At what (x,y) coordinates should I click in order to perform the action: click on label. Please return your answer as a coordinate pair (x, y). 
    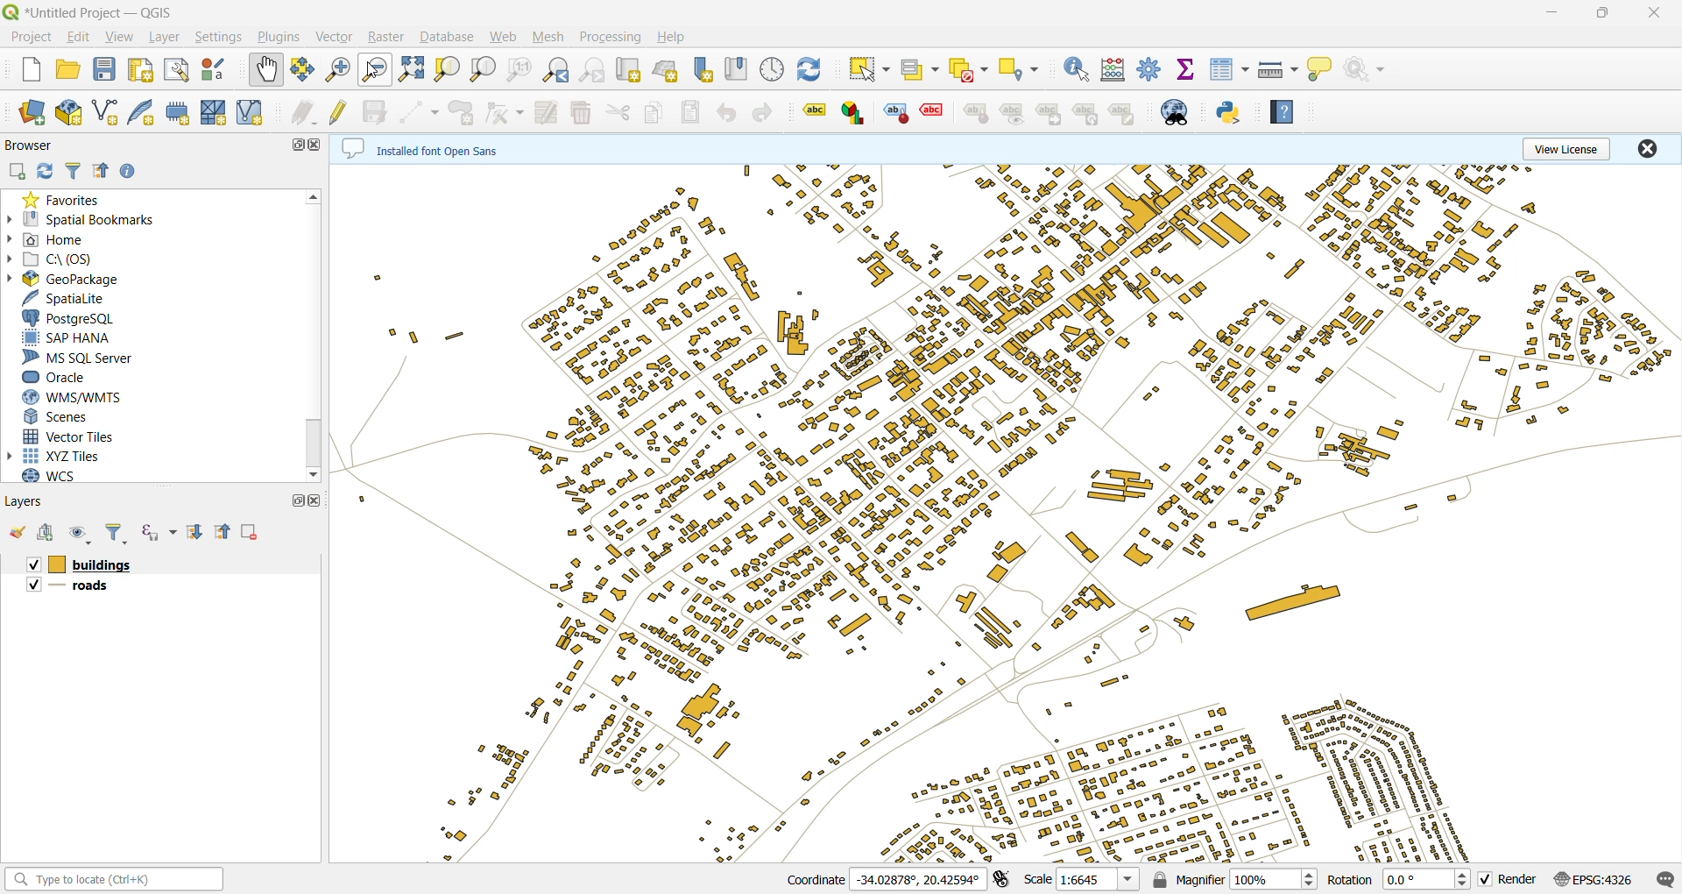
    Looking at the image, I should click on (816, 112).